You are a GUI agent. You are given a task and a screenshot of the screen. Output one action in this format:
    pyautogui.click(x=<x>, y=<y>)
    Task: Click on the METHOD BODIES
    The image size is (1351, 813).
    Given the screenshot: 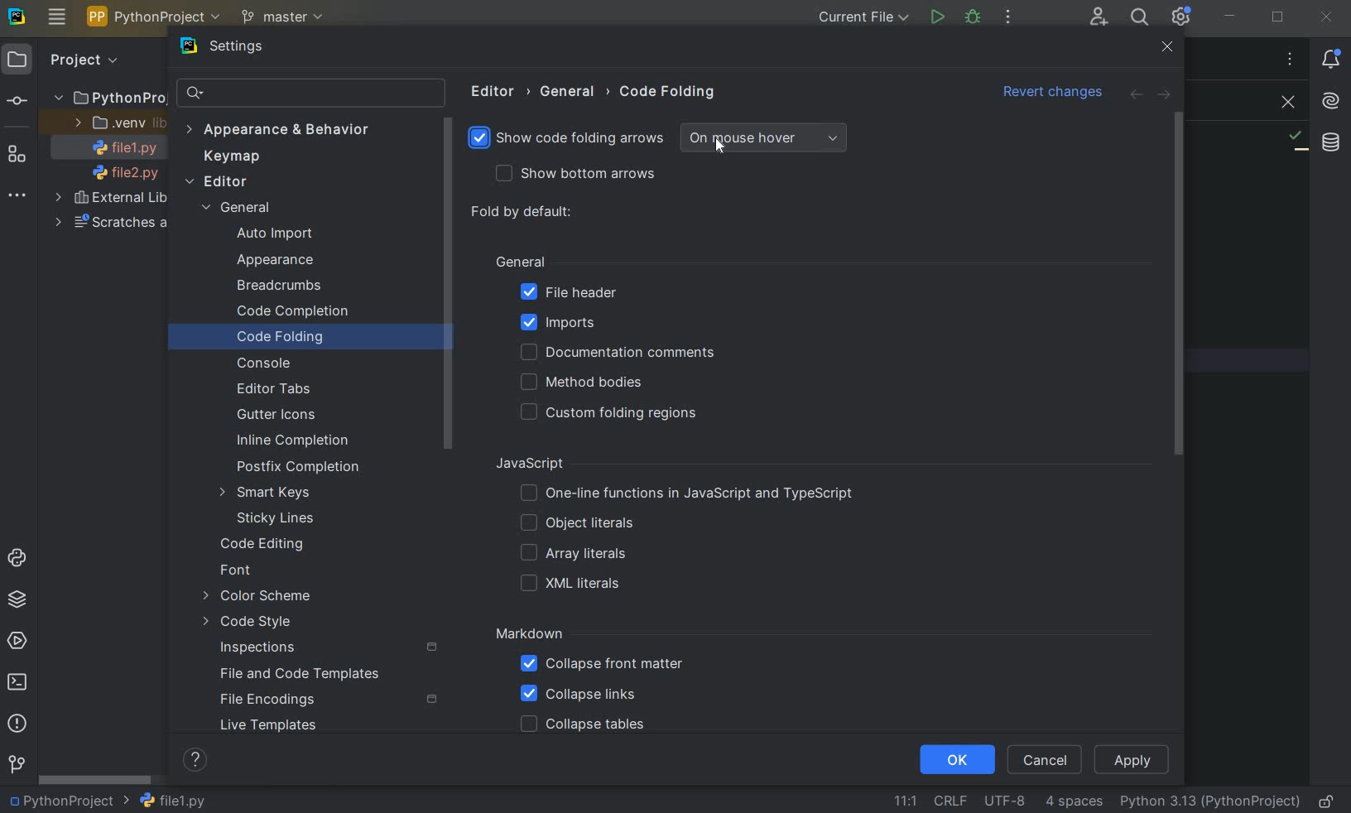 What is the action you would take?
    pyautogui.click(x=585, y=382)
    